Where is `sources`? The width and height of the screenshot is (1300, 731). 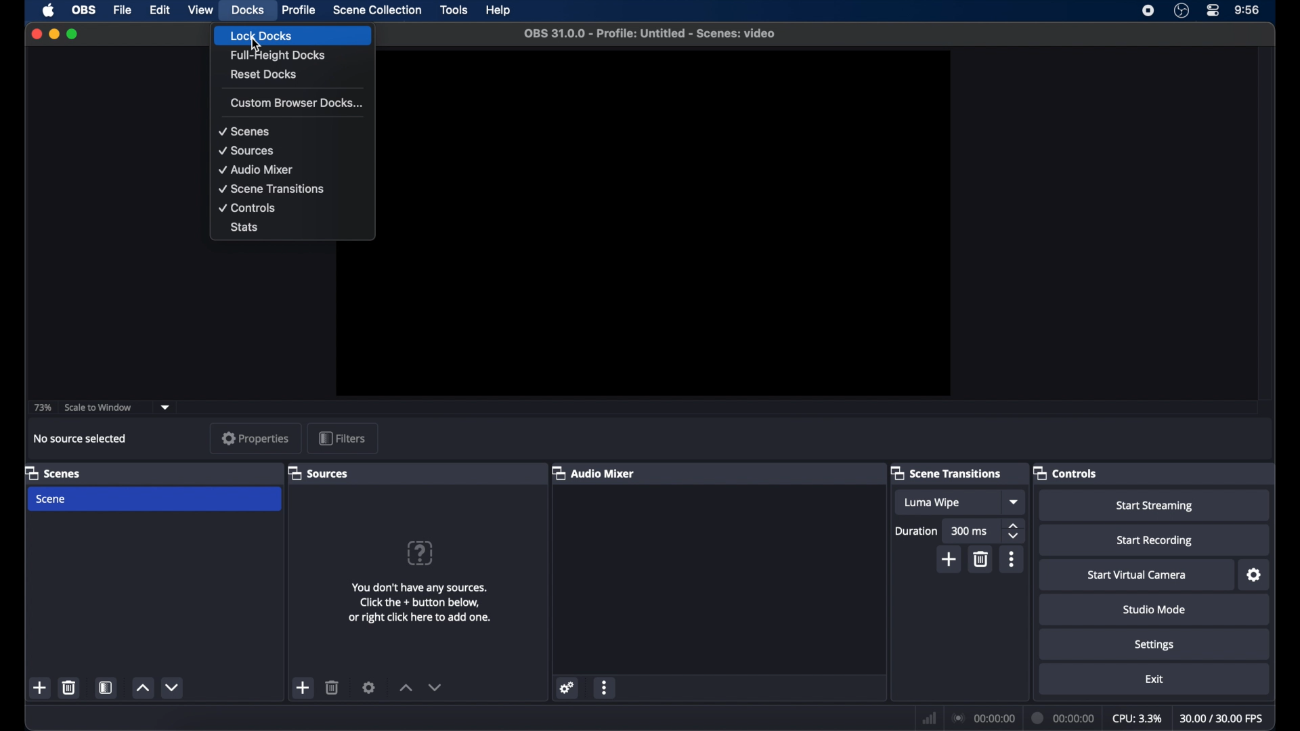 sources is located at coordinates (248, 151).